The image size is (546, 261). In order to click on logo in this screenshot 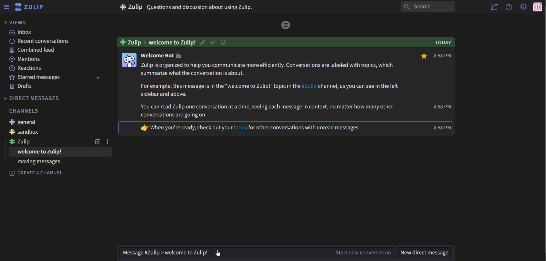, I will do `click(284, 25)`.